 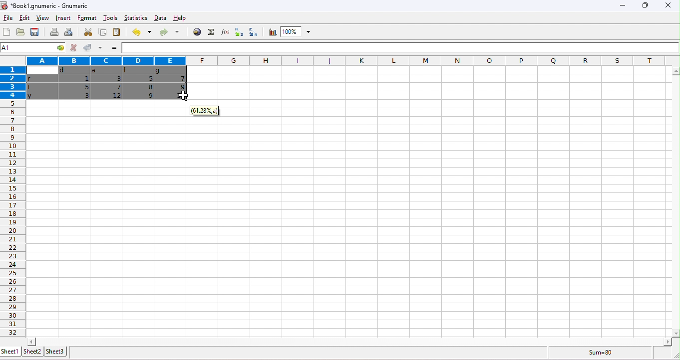 What do you see at coordinates (6, 32) in the screenshot?
I see `new` at bounding box center [6, 32].